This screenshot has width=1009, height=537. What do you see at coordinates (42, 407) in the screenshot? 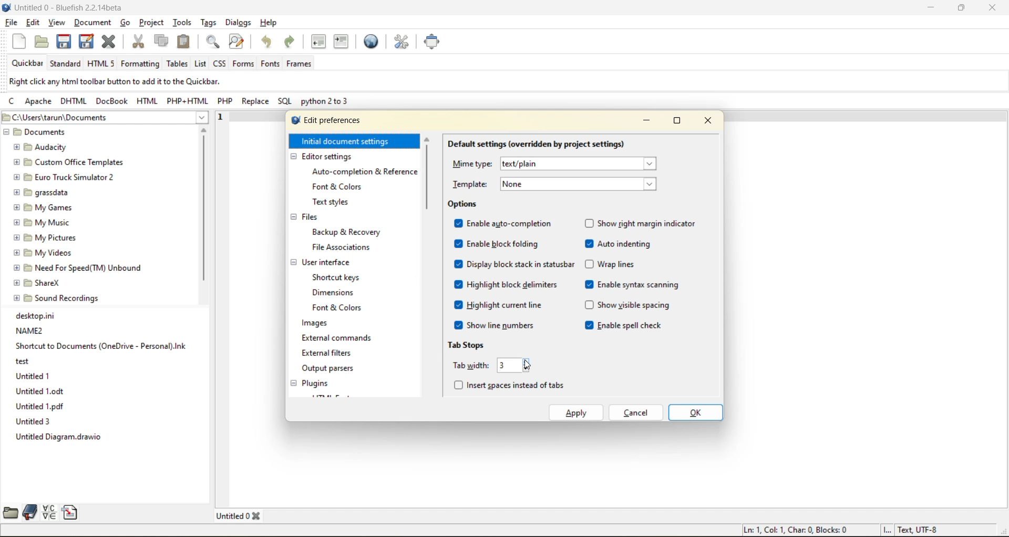
I see `Untitled 1.pdf` at bounding box center [42, 407].